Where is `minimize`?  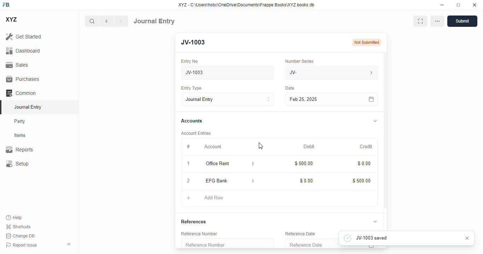 minimize is located at coordinates (442, 5).